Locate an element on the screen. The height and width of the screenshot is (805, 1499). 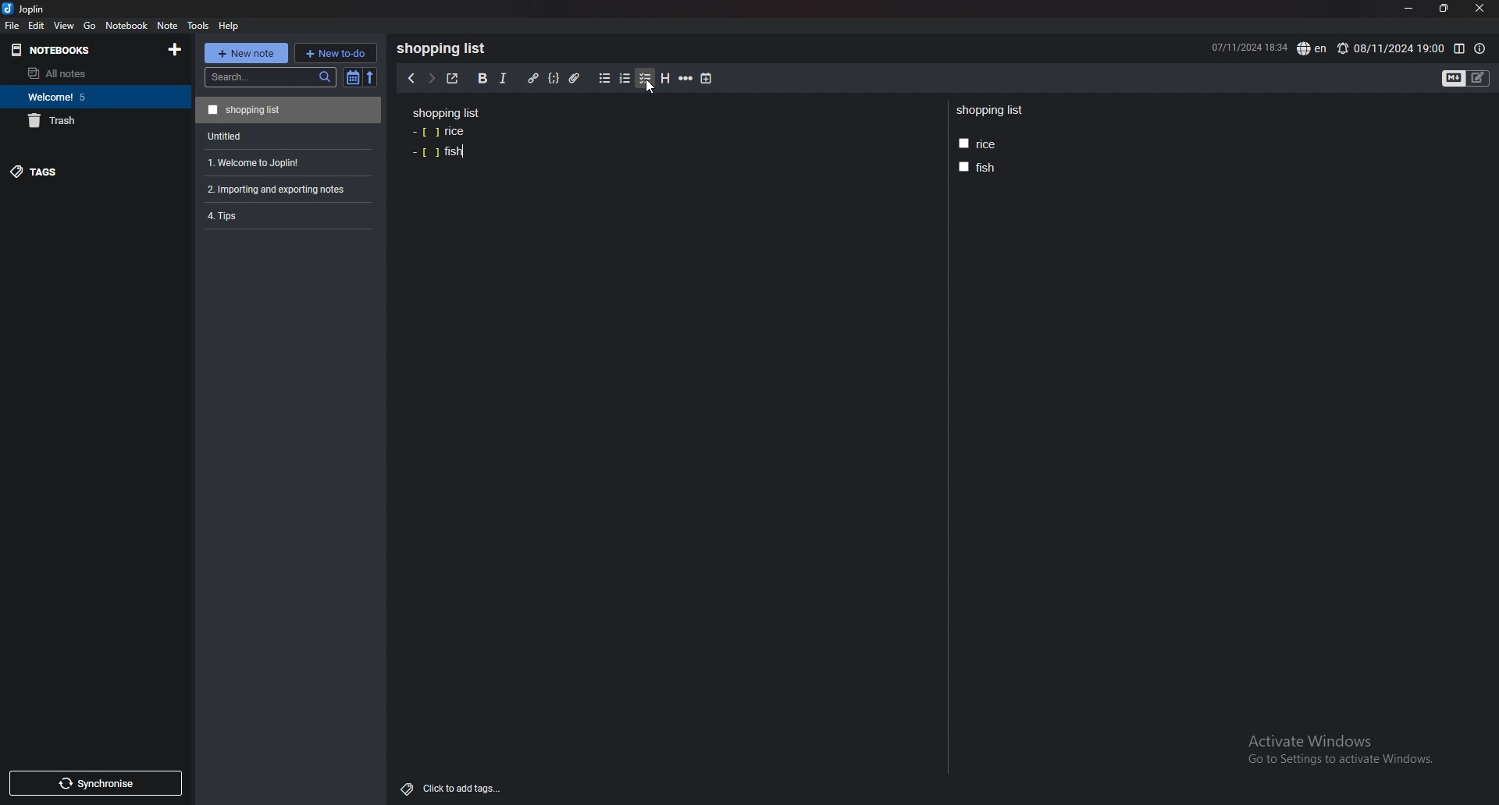
note is located at coordinates (169, 26).